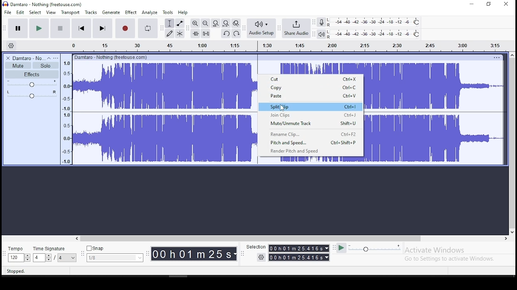  Describe the element at coordinates (18, 65) in the screenshot. I see `mute` at that location.